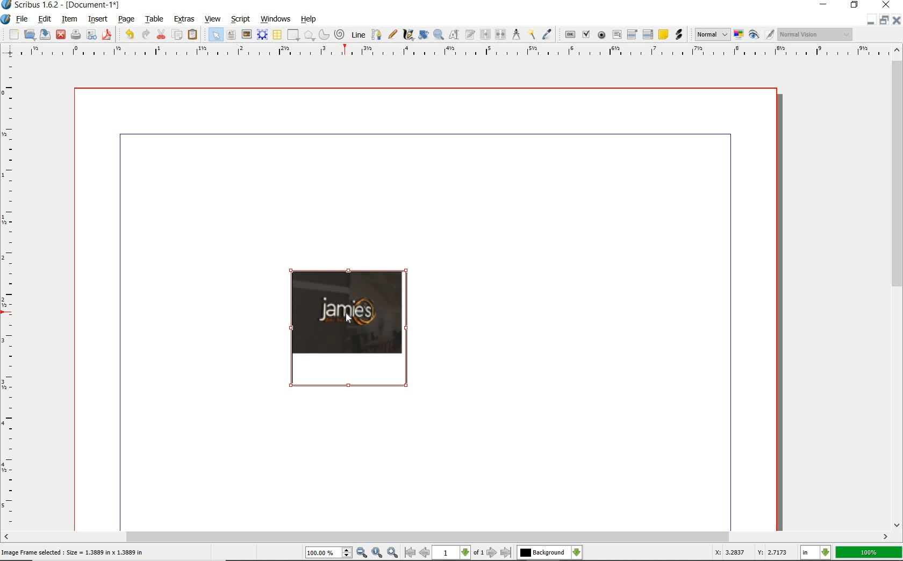 This screenshot has height=561, width=903. Describe the element at coordinates (70, 18) in the screenshot. I see `item` at that location.